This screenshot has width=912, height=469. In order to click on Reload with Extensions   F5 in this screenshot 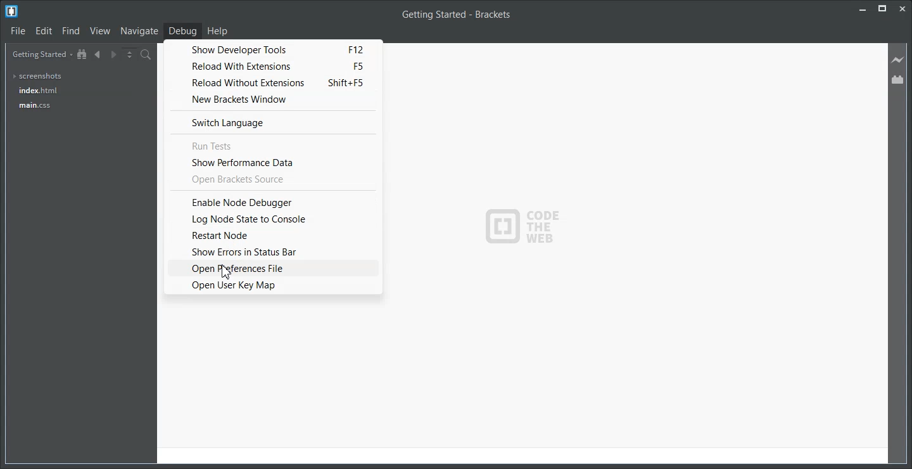, I will do `click(273, 65)`.